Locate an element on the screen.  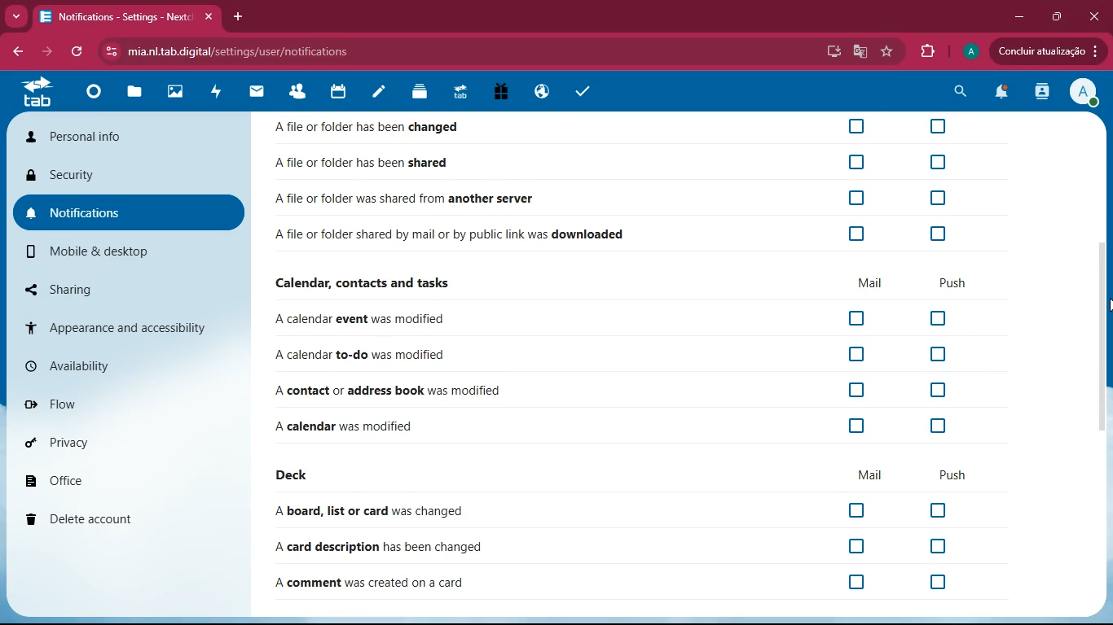
Scrollbar is located at coordinates (1098, 336).